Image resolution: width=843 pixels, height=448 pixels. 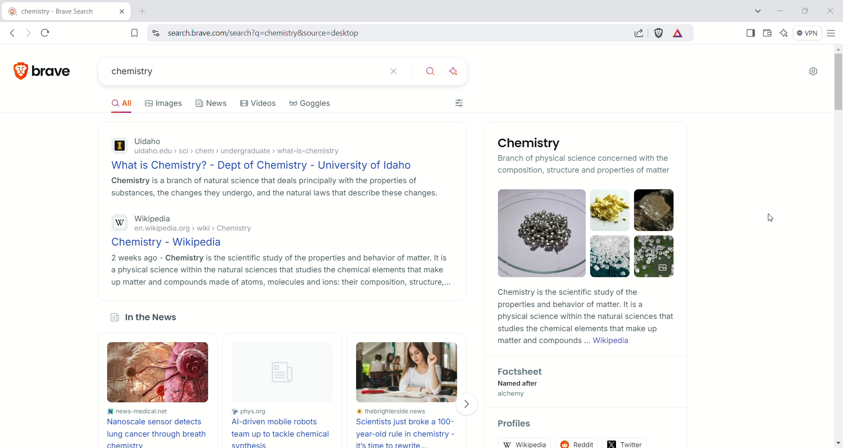 I want to click on Profiles, so click(x=520, y=425).